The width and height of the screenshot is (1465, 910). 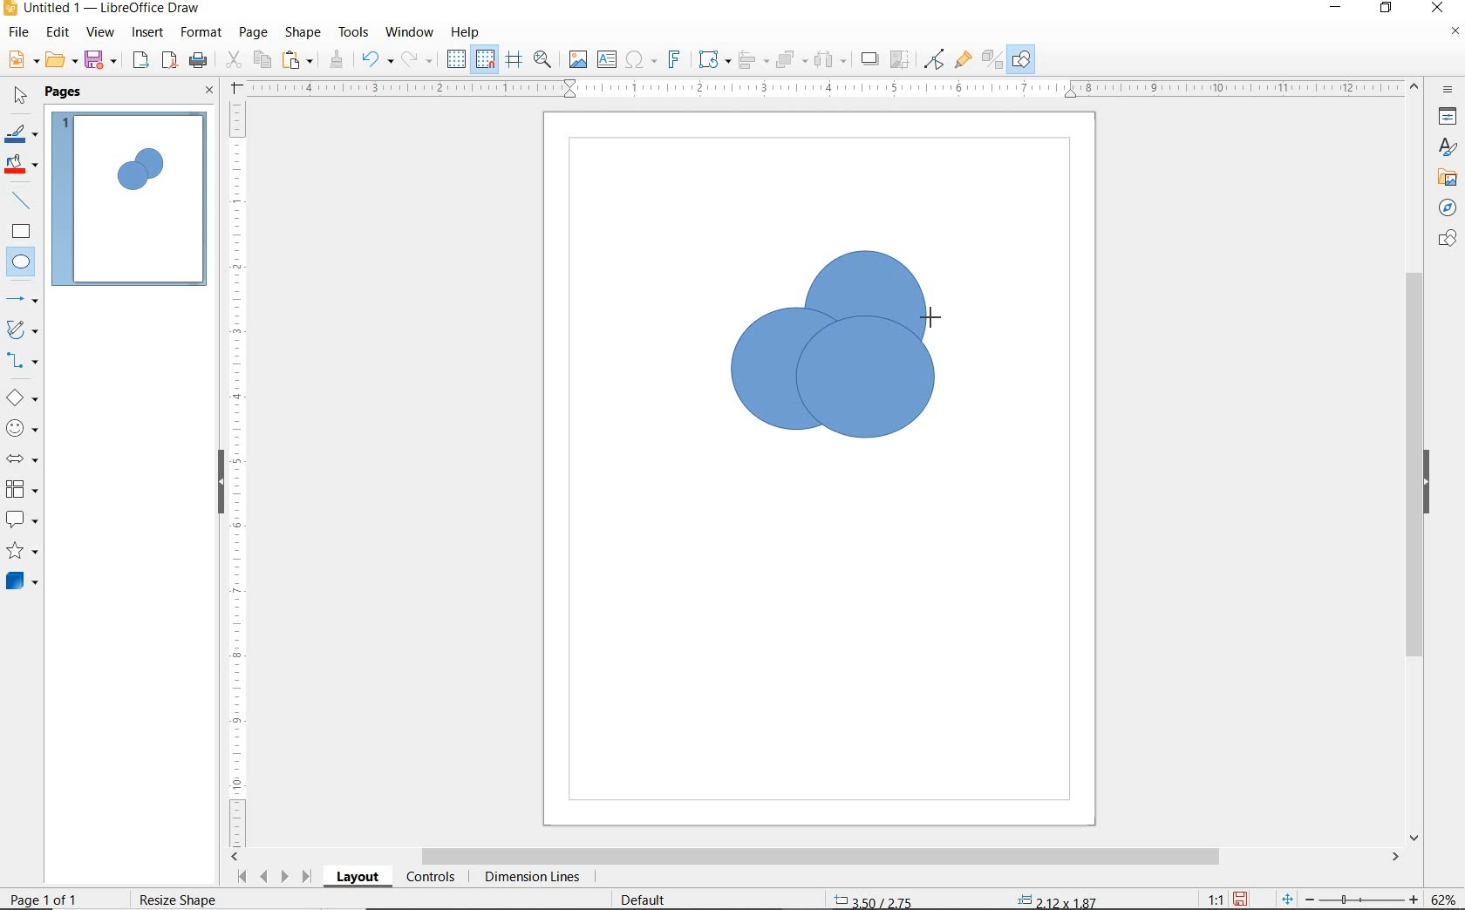 What do you see at coordinates (23, 361) in the screenshot?
I see `CONNECTORS` at bounding box center [23, 361].